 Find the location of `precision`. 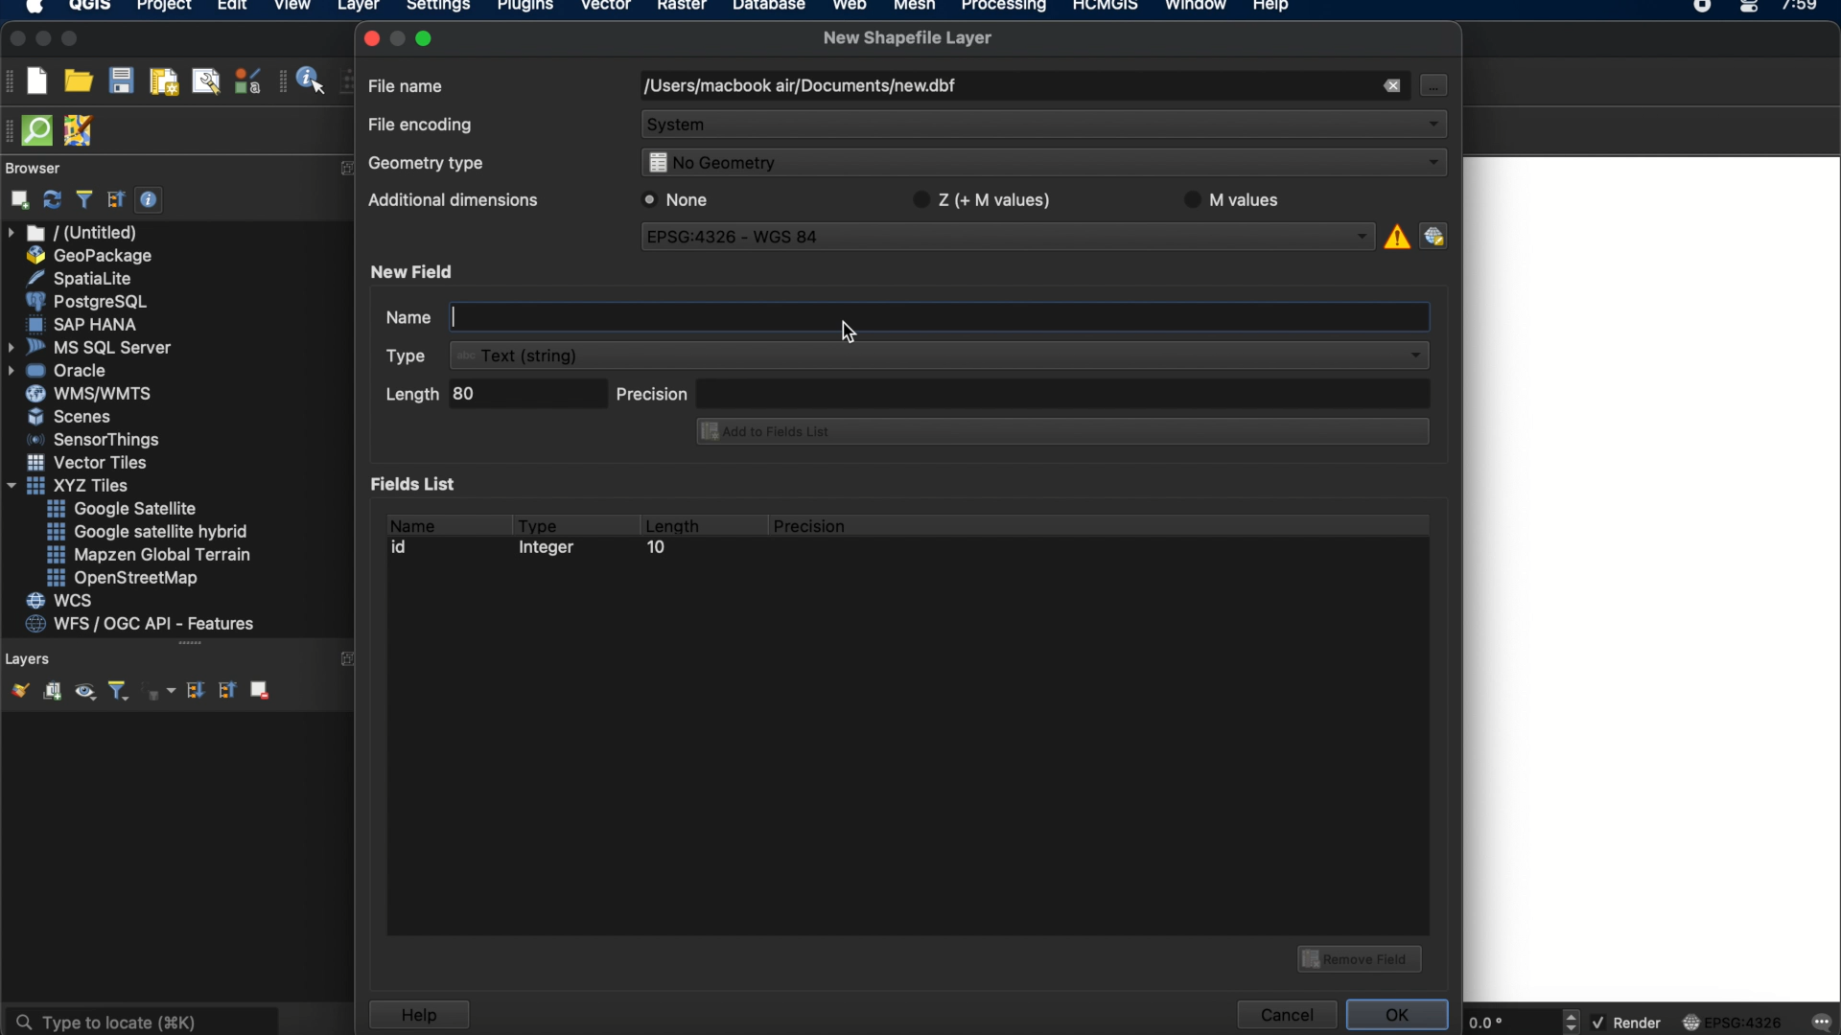

precision is located at coordinates (1023, 392).